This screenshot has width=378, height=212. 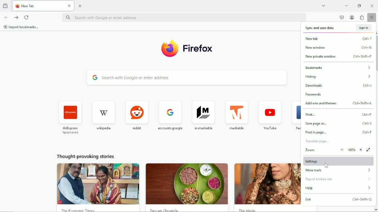 I want to click on thought provoking stories, so click(x=87, y=156).